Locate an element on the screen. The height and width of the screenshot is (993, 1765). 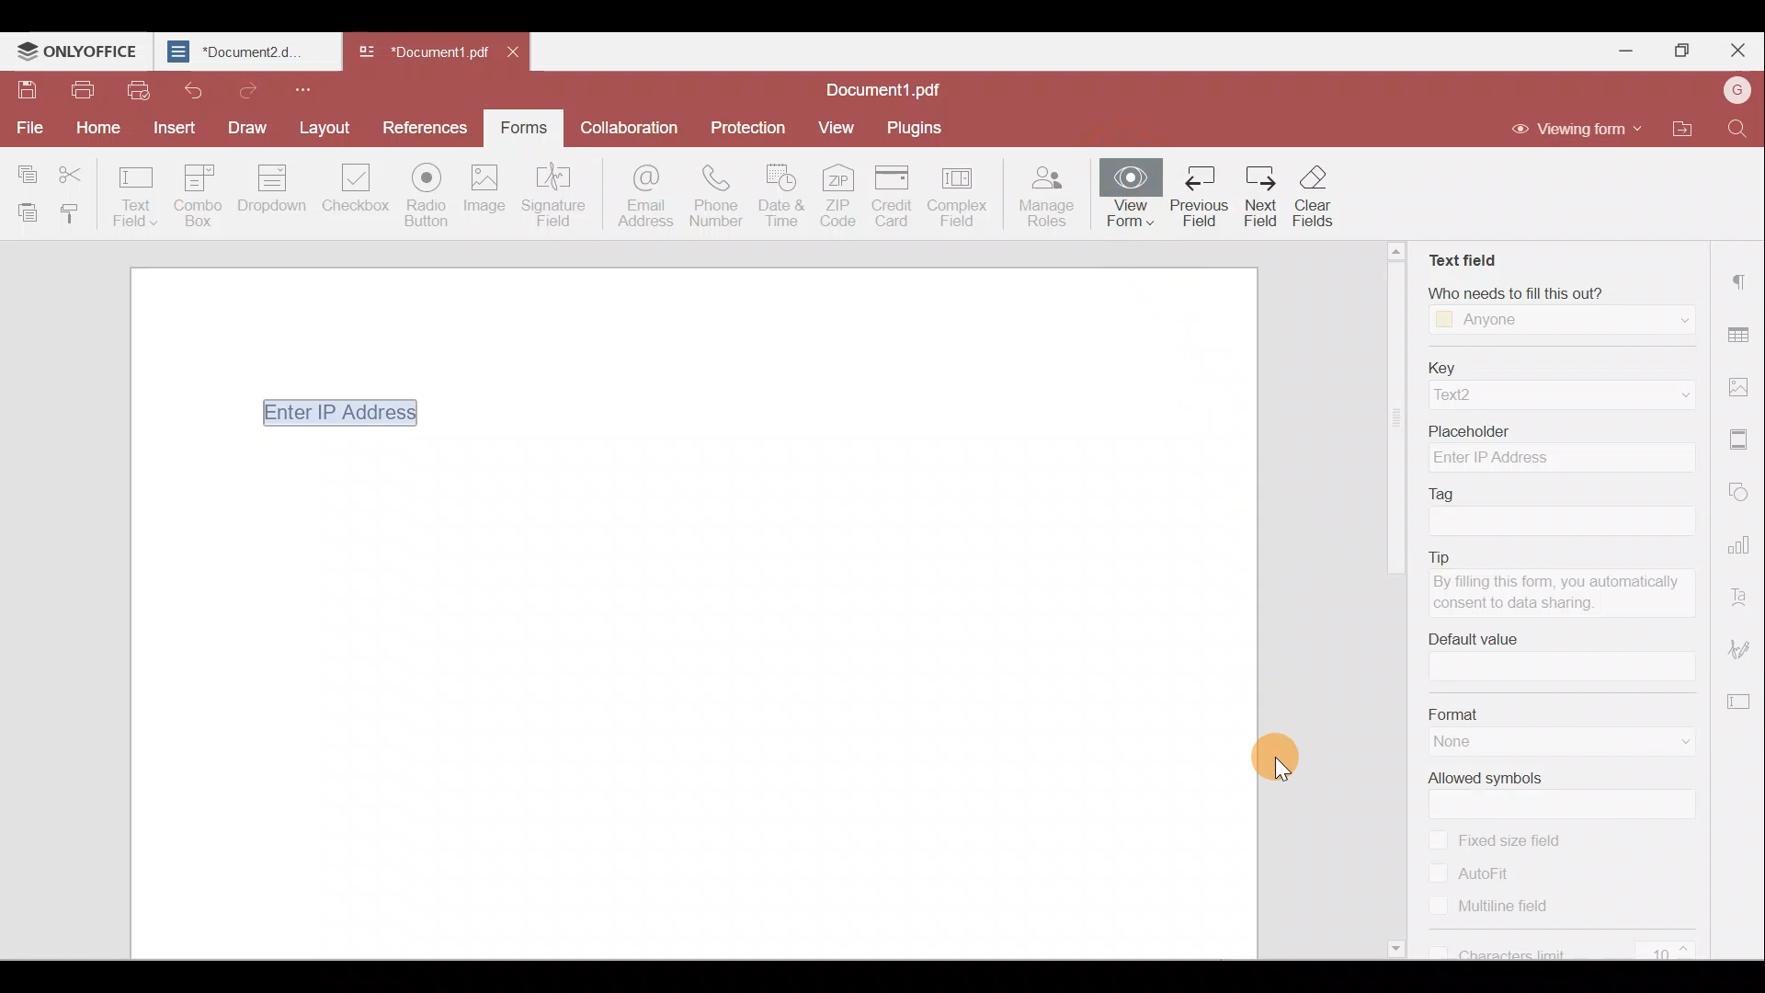
Tip is located at coordinates (1545, 554).